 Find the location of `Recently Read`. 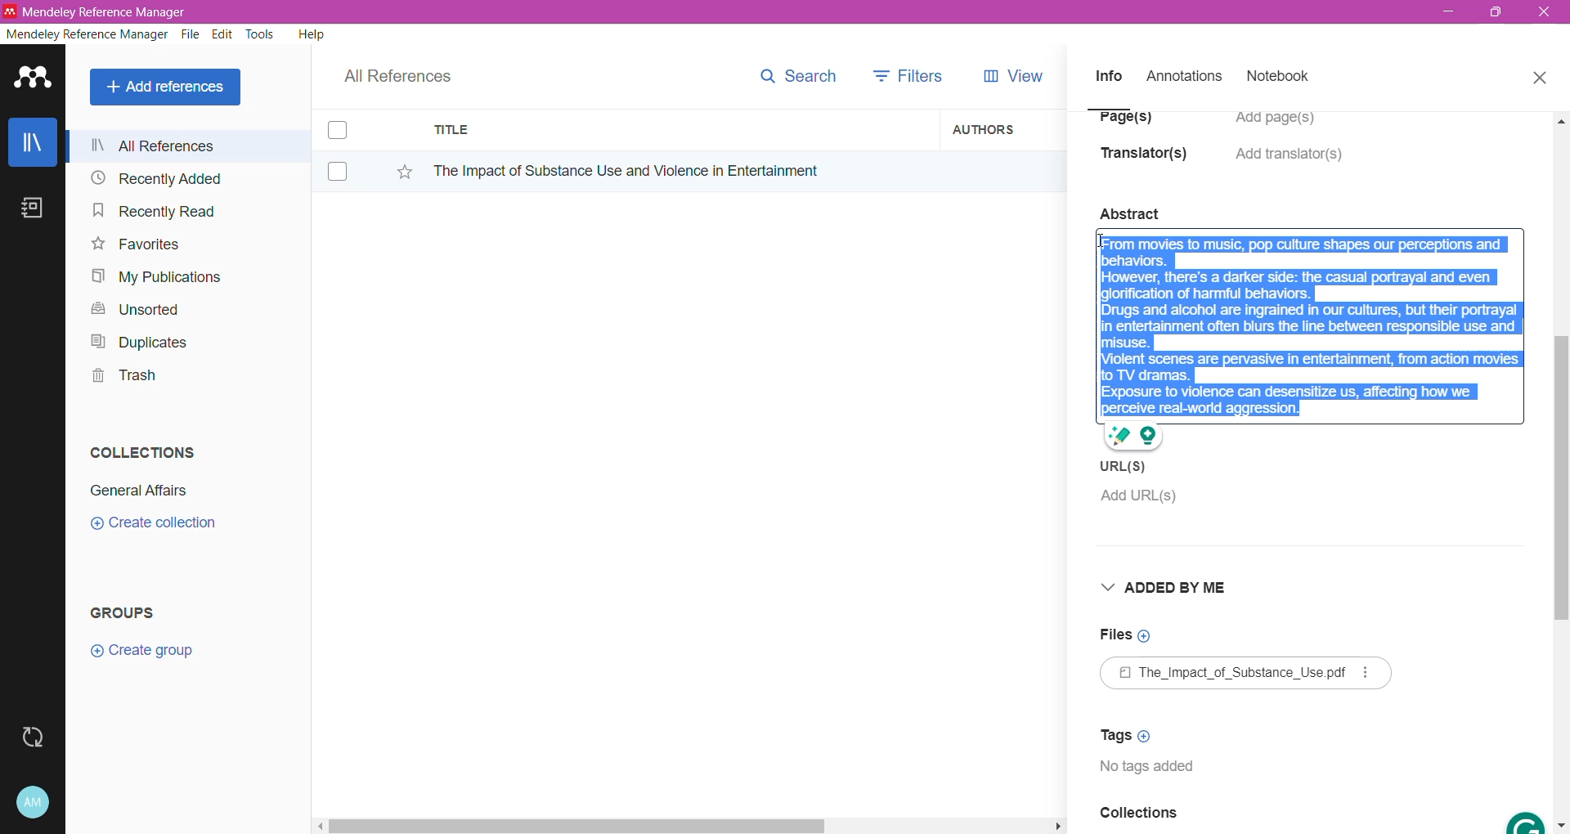

Recently Read is located at coordinates (154, 210).